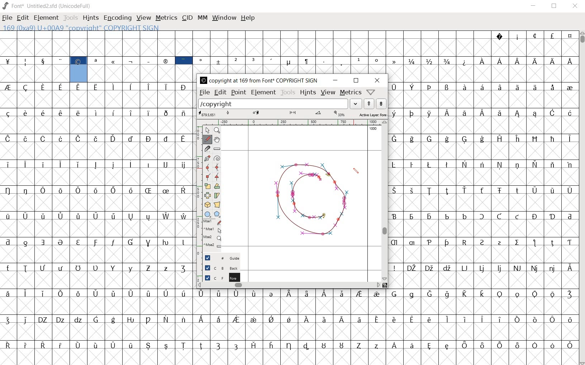  I want to click on measure a distance, angle between points, so click(217, 149).